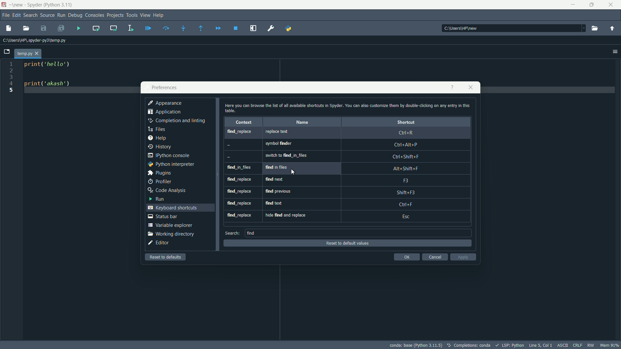  I want to click on run menu, so click(61, 15).